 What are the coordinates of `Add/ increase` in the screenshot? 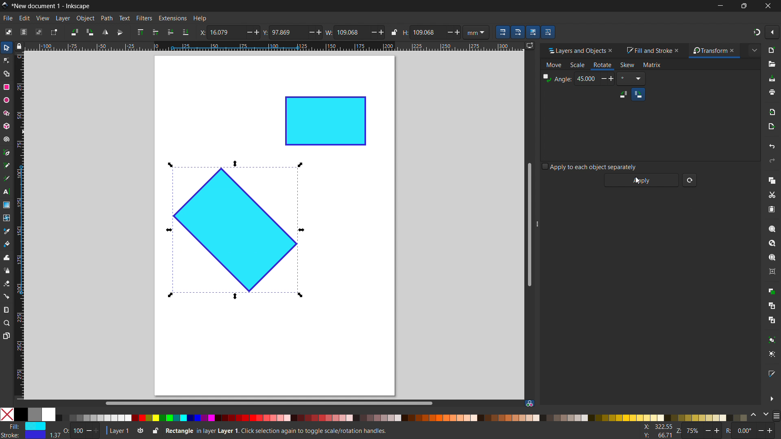 It's located at (256, 32).